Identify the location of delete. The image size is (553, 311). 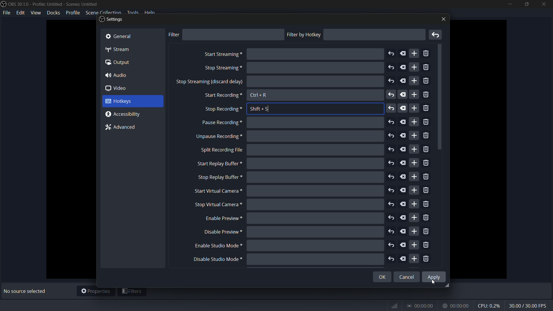
(403, 108).